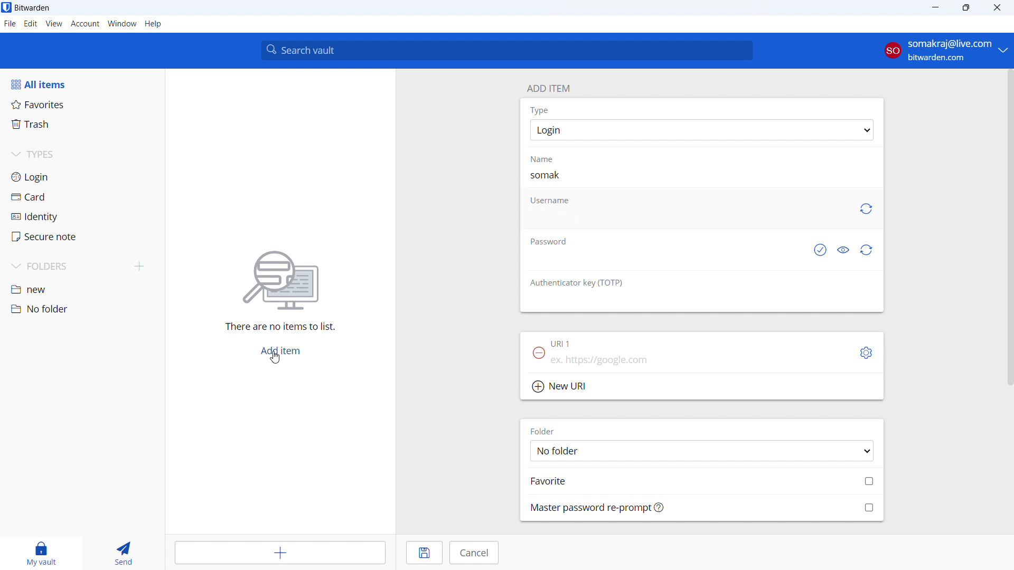  Describe the element at coordinates (82, 290) in the screenshot. I see `new` at that location.